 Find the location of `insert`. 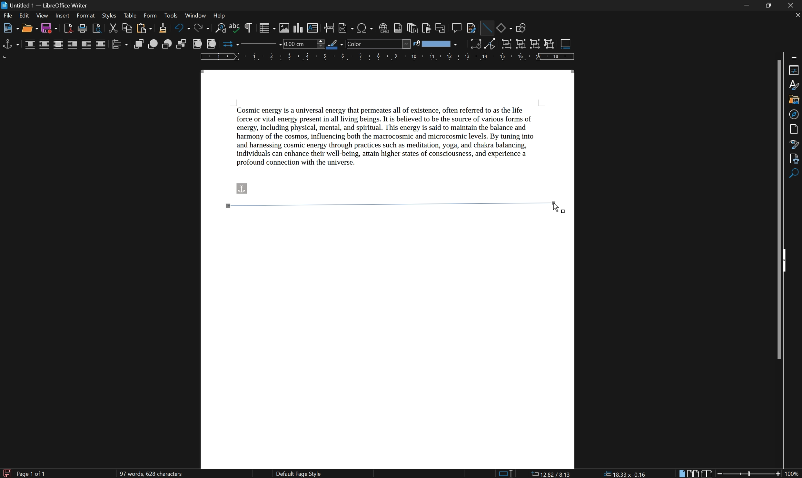

insert is located at coordinates (62, 16).